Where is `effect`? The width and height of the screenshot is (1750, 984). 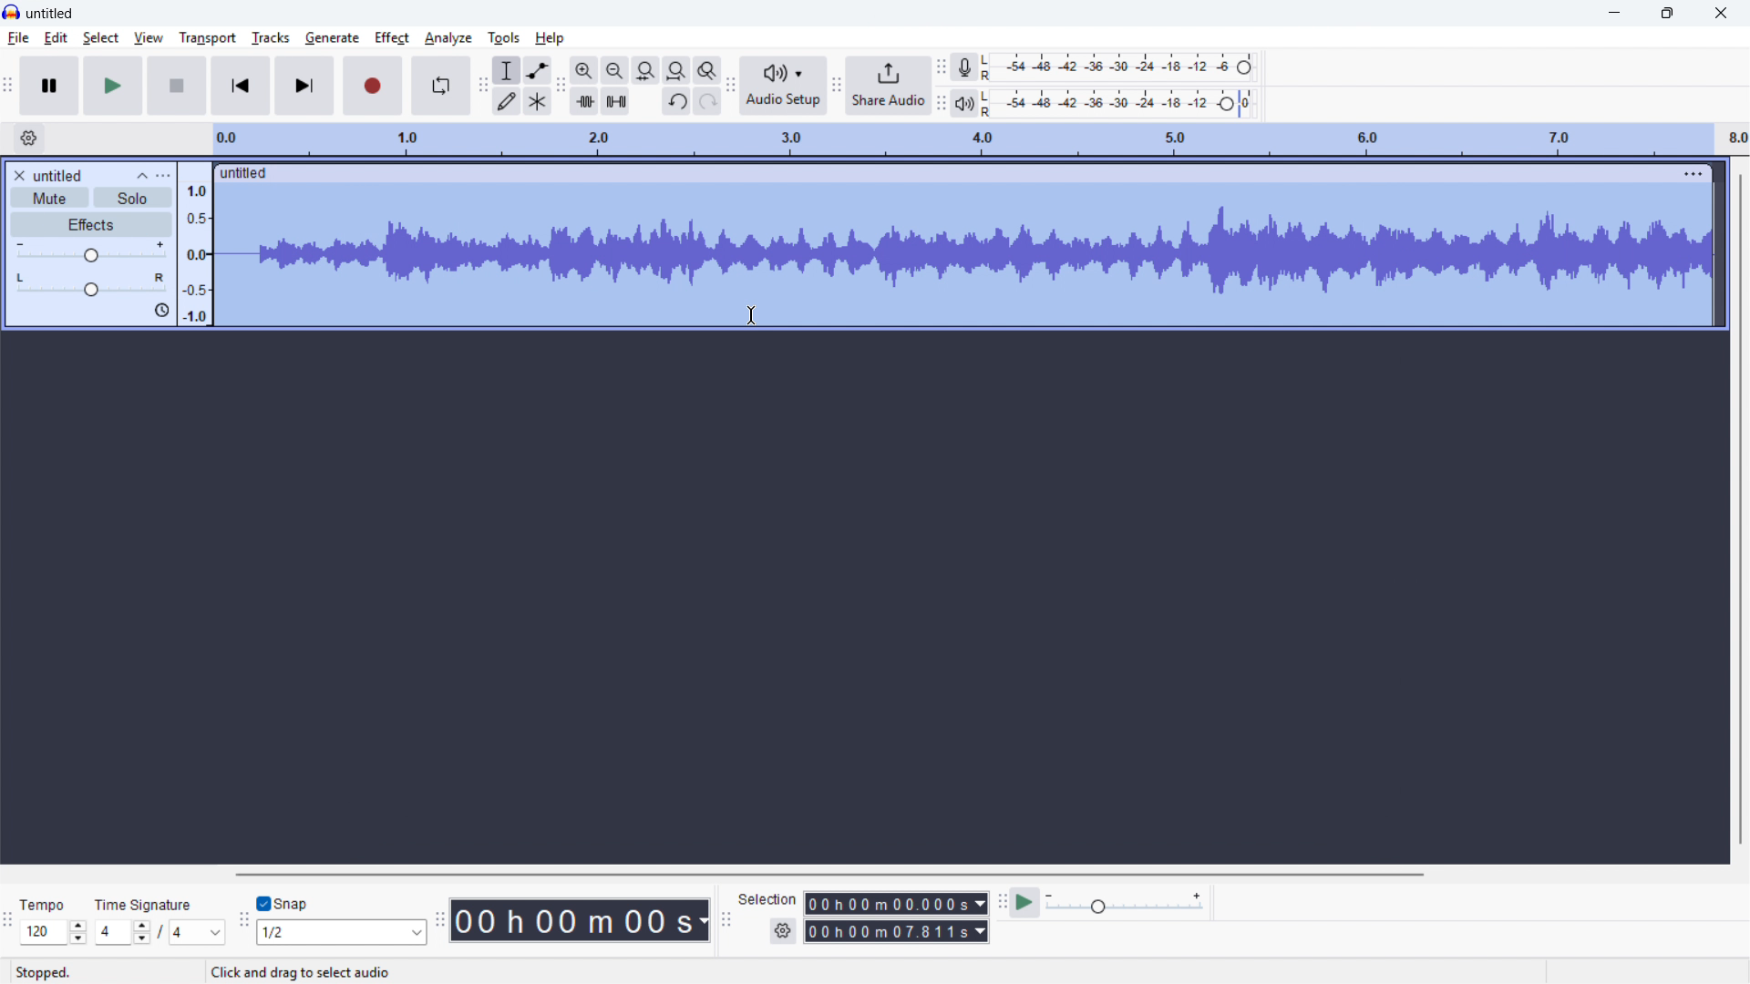
effect is located at coordinates (391, 36).